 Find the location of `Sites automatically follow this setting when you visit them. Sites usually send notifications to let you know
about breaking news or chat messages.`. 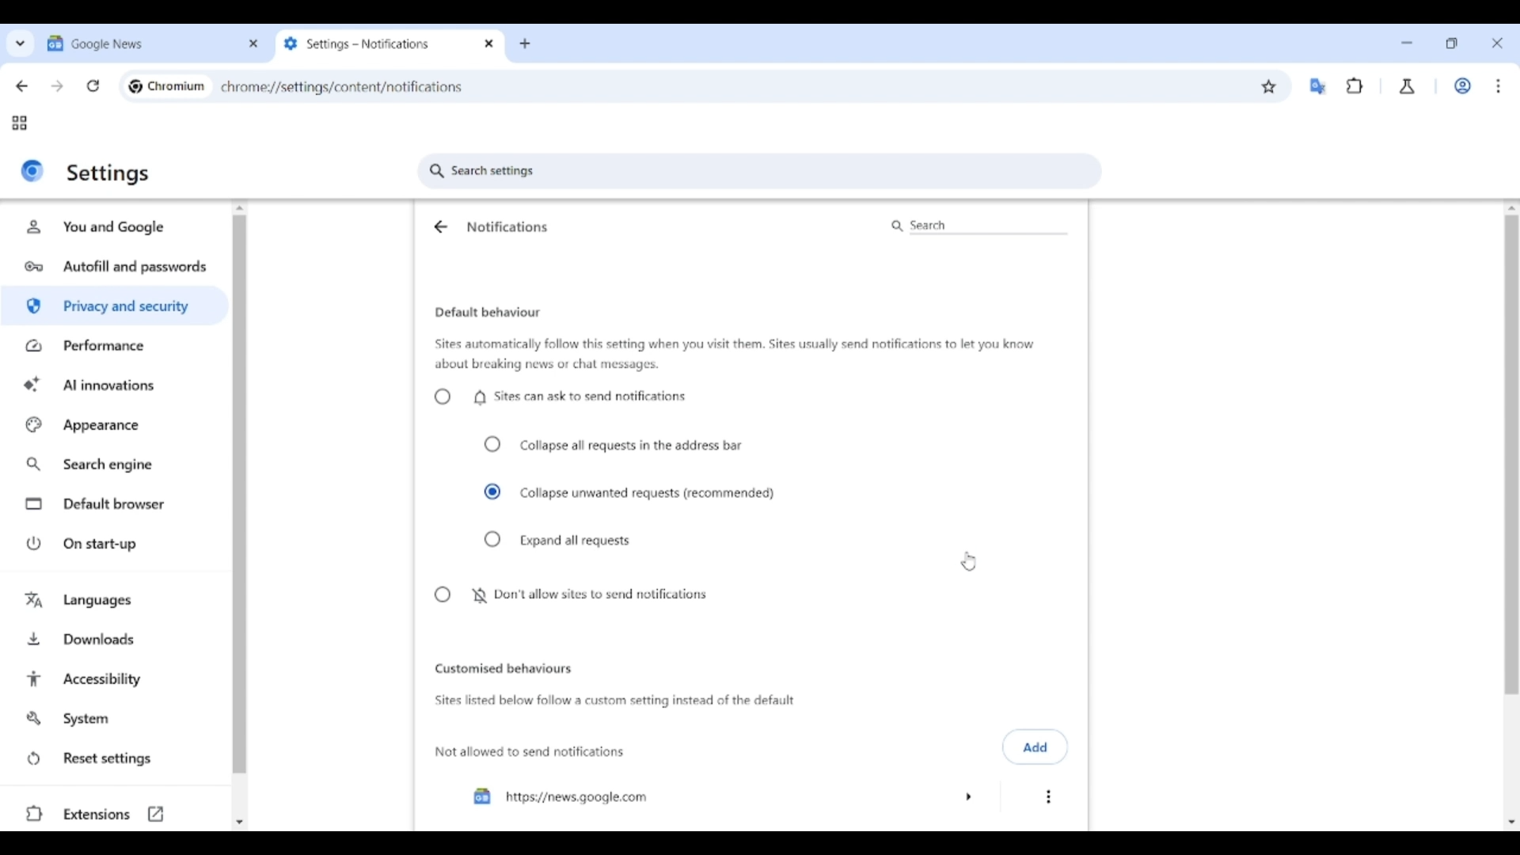

Sites automatically follow this setting when you visit them. Sites usually send notifications to let you know
about breaking news or chat messages. is located at coordinates (735, 355).